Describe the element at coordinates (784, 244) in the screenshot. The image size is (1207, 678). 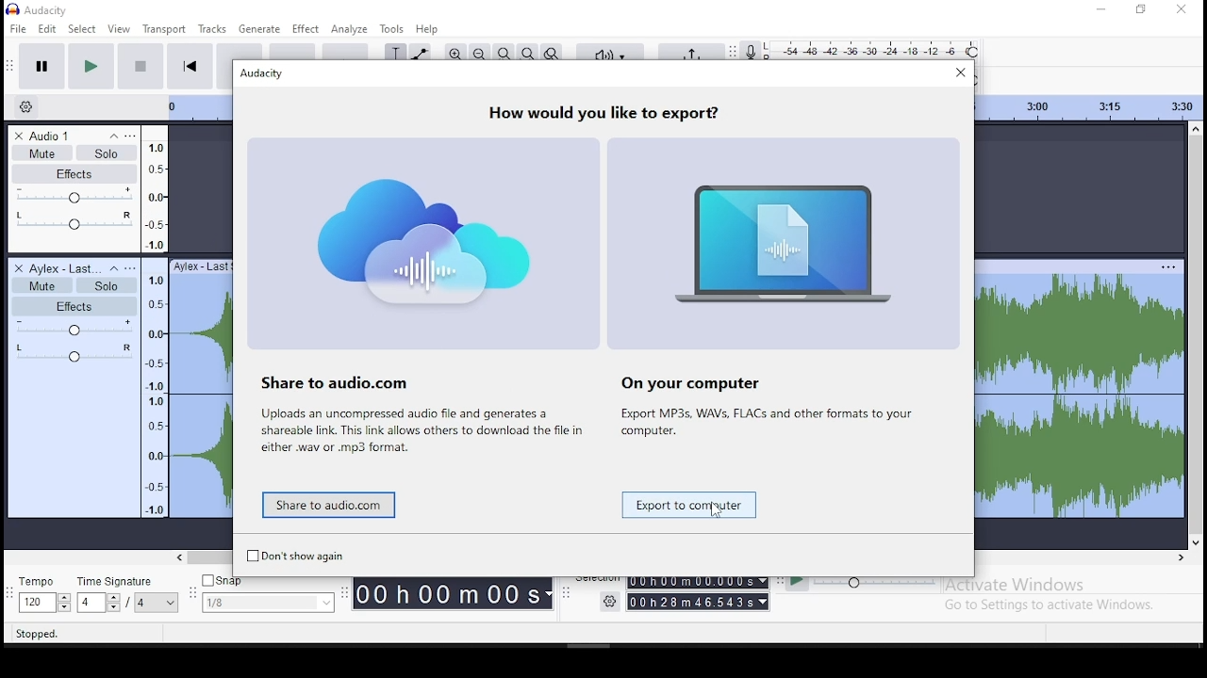
I see `image` at that location.